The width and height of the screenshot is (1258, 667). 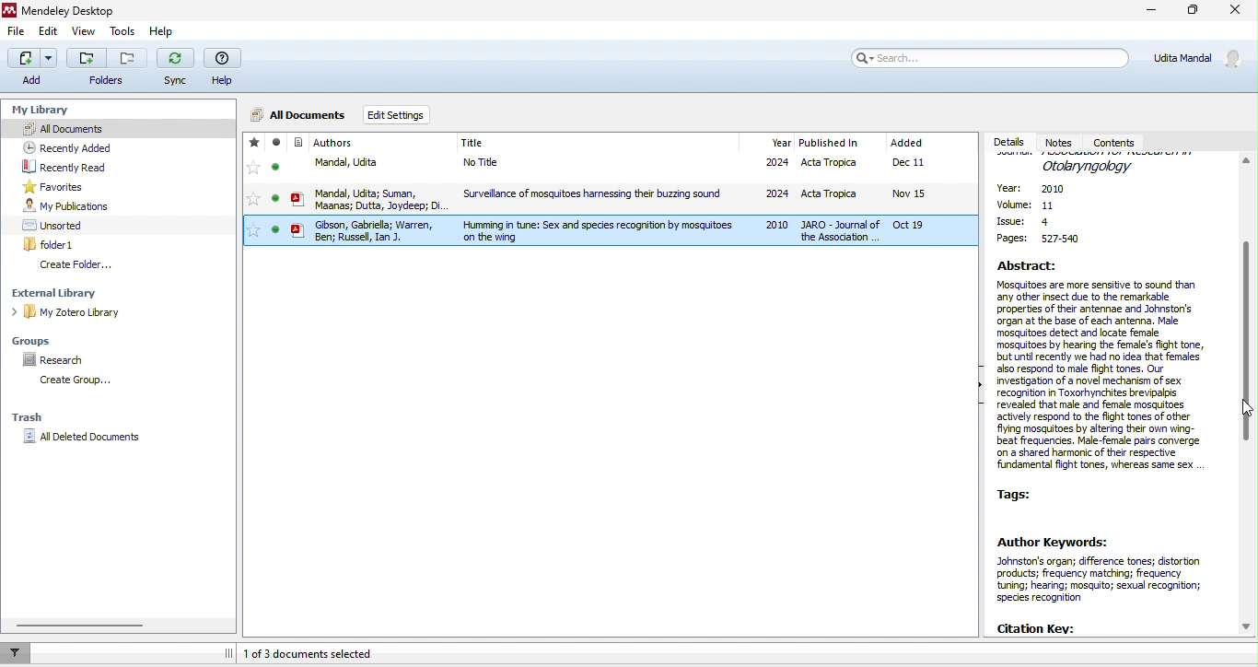 What do you see at coordinates (43, 107) in the screenshot?
I see `my library` at bounding box center [43, 107].